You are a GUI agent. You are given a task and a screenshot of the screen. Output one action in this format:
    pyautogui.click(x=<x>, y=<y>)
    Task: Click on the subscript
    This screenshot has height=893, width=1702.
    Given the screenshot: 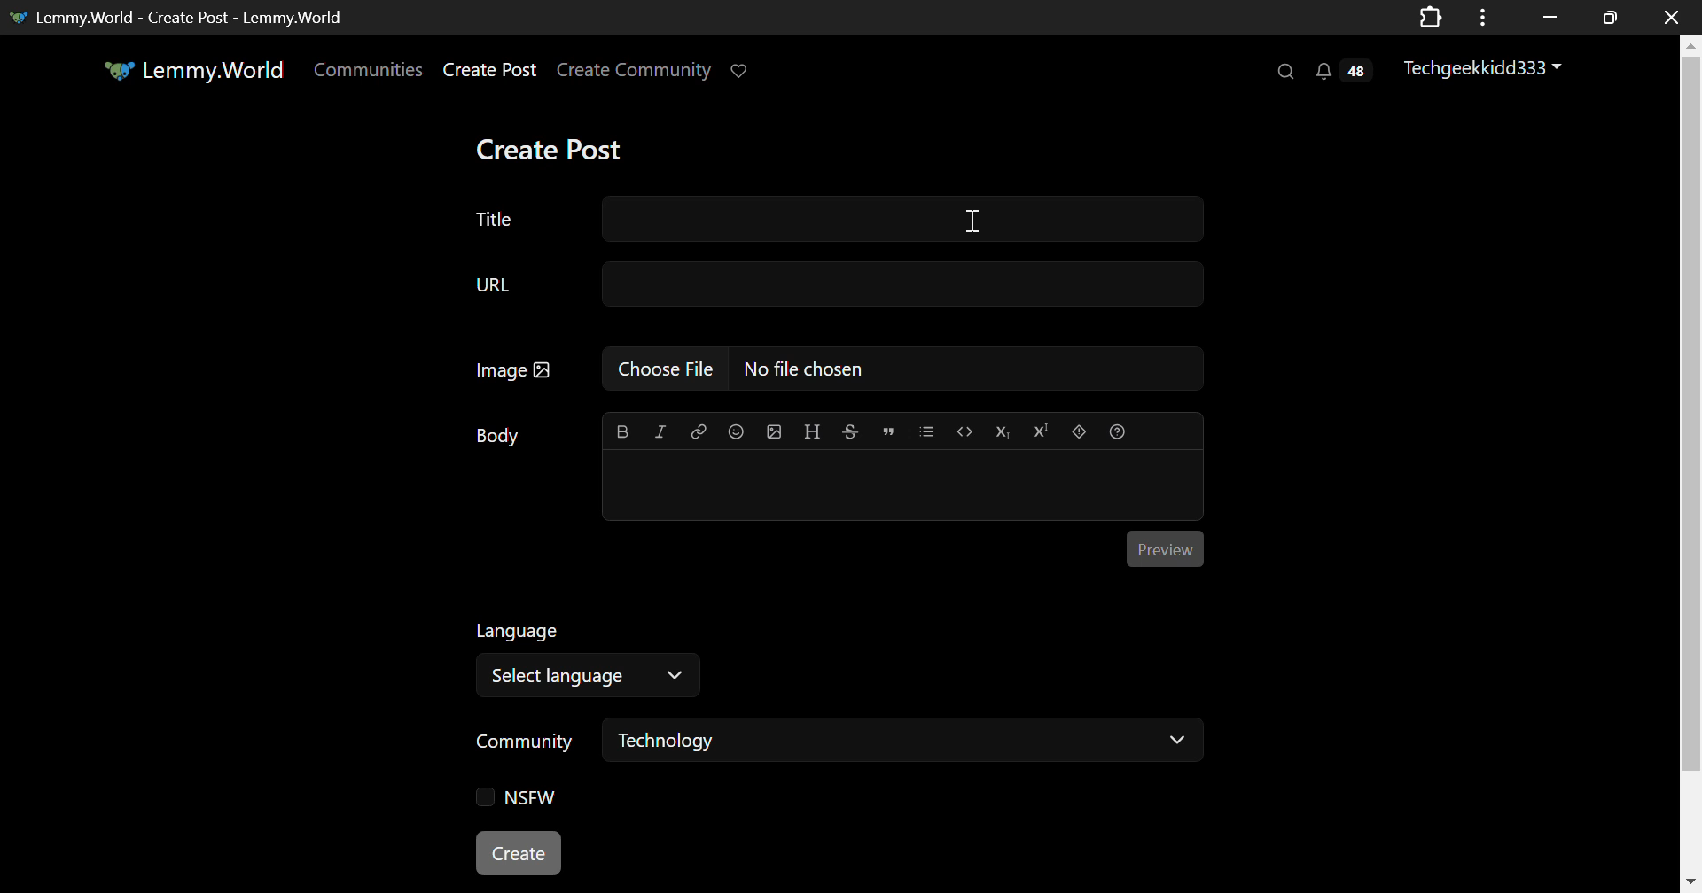 What is the action you would take?
    pyautogui.click(x=1001, y=430)
    